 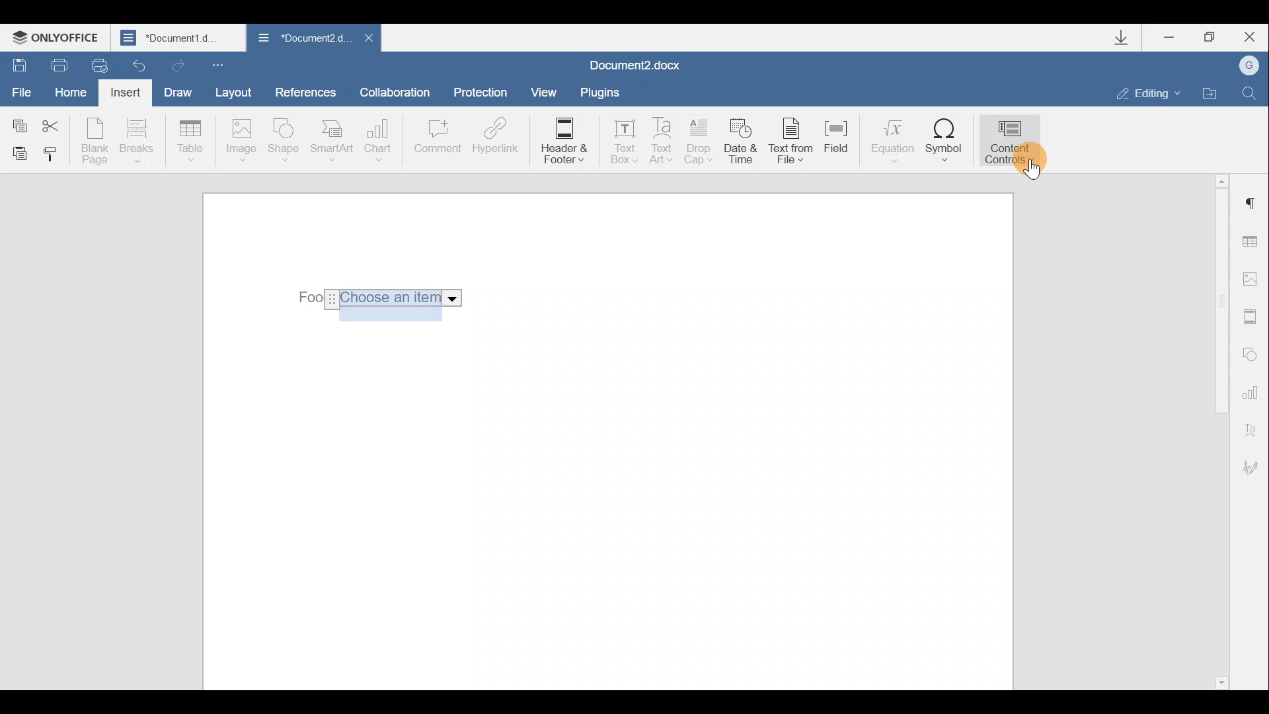 What do you see at coordinates (191, 142) in the screenshot?
I see `Table` at bounding box center [191, 142].